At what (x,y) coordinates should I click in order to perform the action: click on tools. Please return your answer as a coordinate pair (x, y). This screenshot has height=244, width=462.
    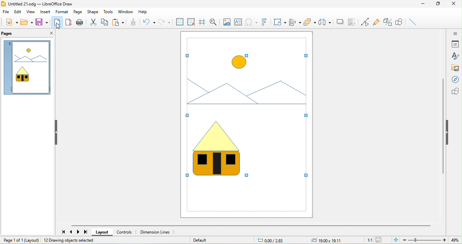
    Looking at the image, I should click on (108, 11).